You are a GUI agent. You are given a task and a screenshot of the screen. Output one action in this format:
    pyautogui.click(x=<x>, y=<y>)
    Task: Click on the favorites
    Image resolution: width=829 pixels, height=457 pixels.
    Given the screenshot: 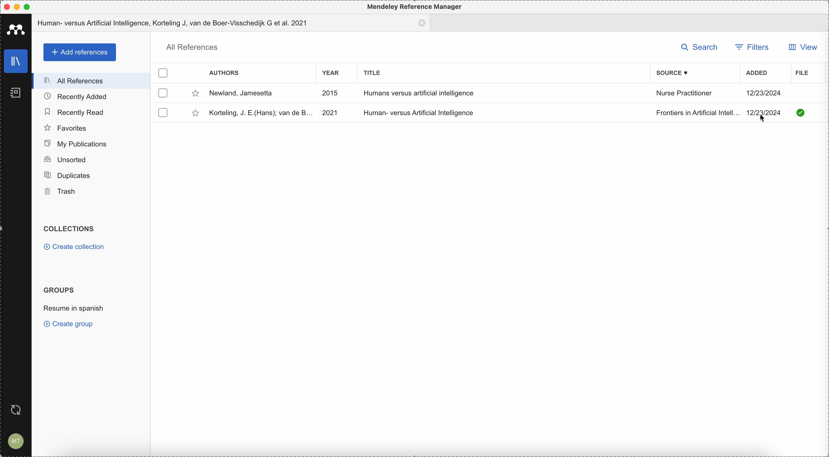 What is the action you would take?
    pyautogui.click(x=91, y=127)
    